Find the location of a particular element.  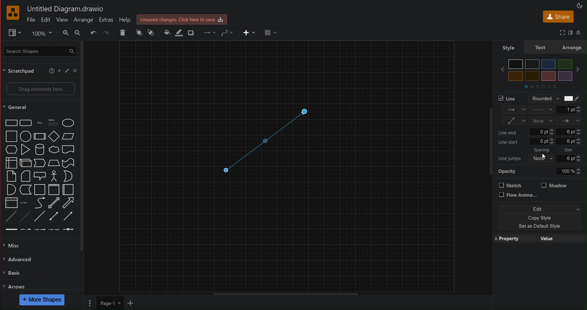

Untitled Diagram.drawio is located at coordinates (65, 9).